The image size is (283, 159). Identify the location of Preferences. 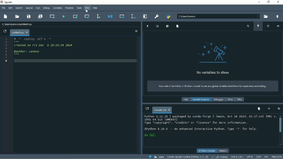
(157, 16).